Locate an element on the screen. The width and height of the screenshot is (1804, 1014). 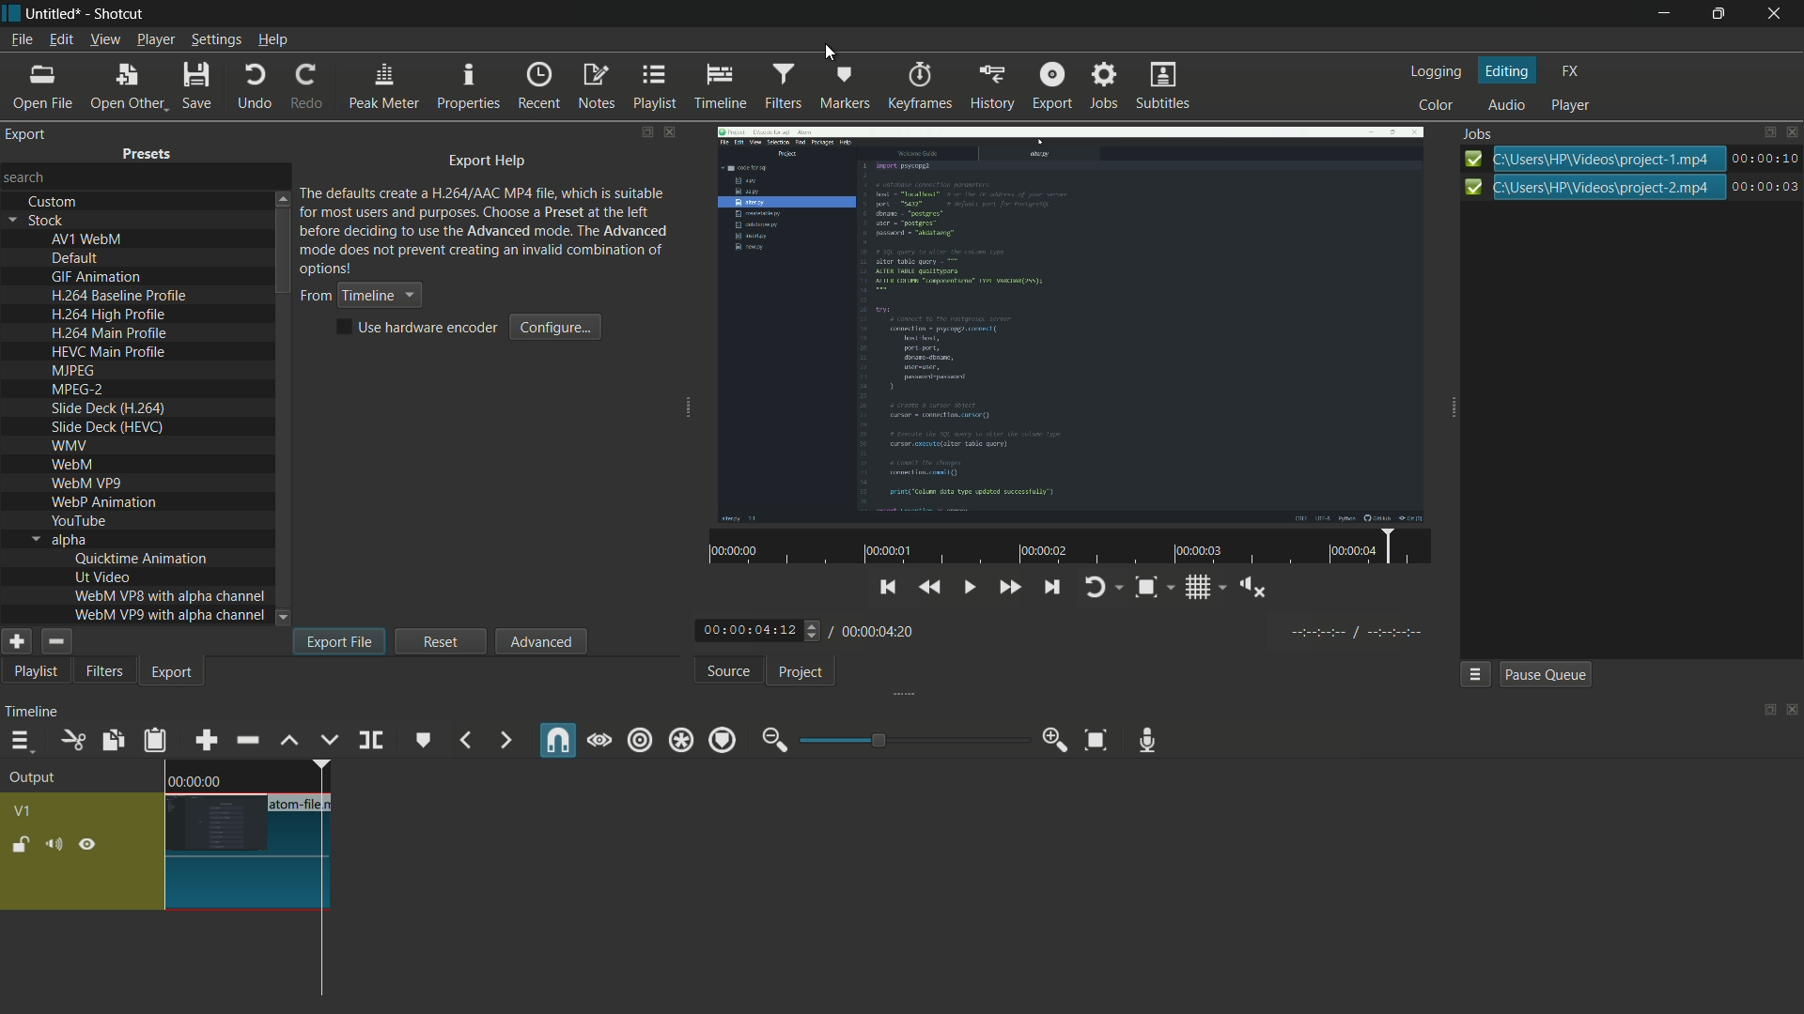
dropdown is located at coordinates (283, 618).